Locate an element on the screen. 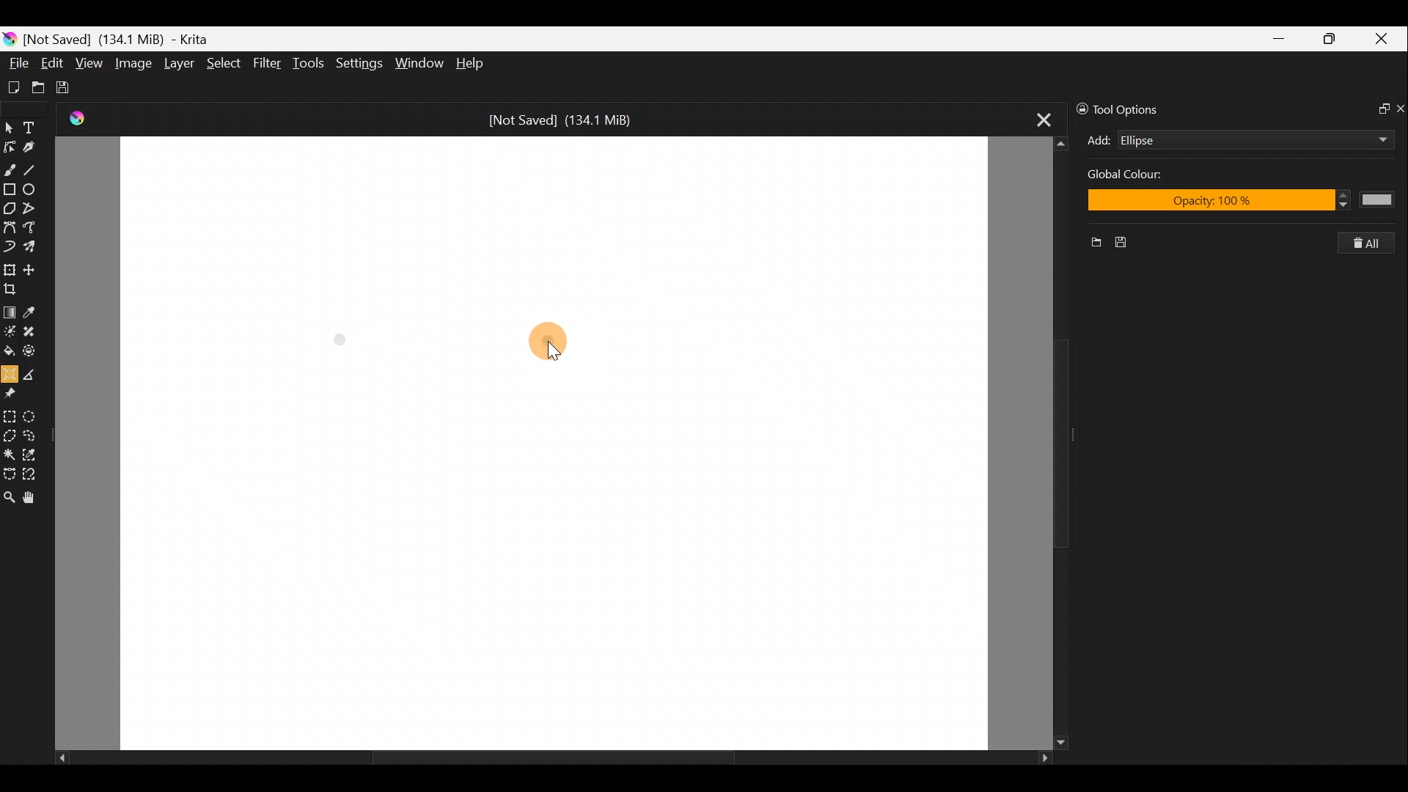 The height and width of the screenshot is (792, 1408). Scroll bar is located at coordinates (1042, 442).